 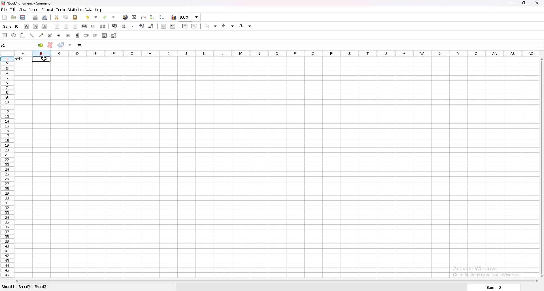 What do you see at coordinates (126, 17) in the screenshot?
I see `hyperlink` at bounding box center [126, 17].